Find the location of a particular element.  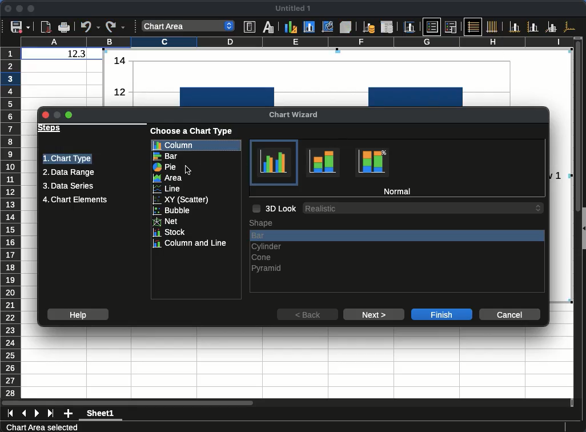

Print is located at coordinates (64, 27).